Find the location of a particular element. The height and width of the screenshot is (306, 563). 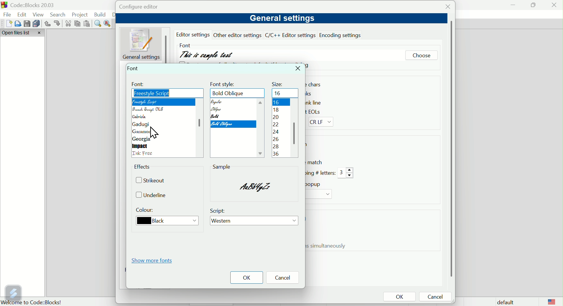

gadugi is located at coordinates (140, 125).